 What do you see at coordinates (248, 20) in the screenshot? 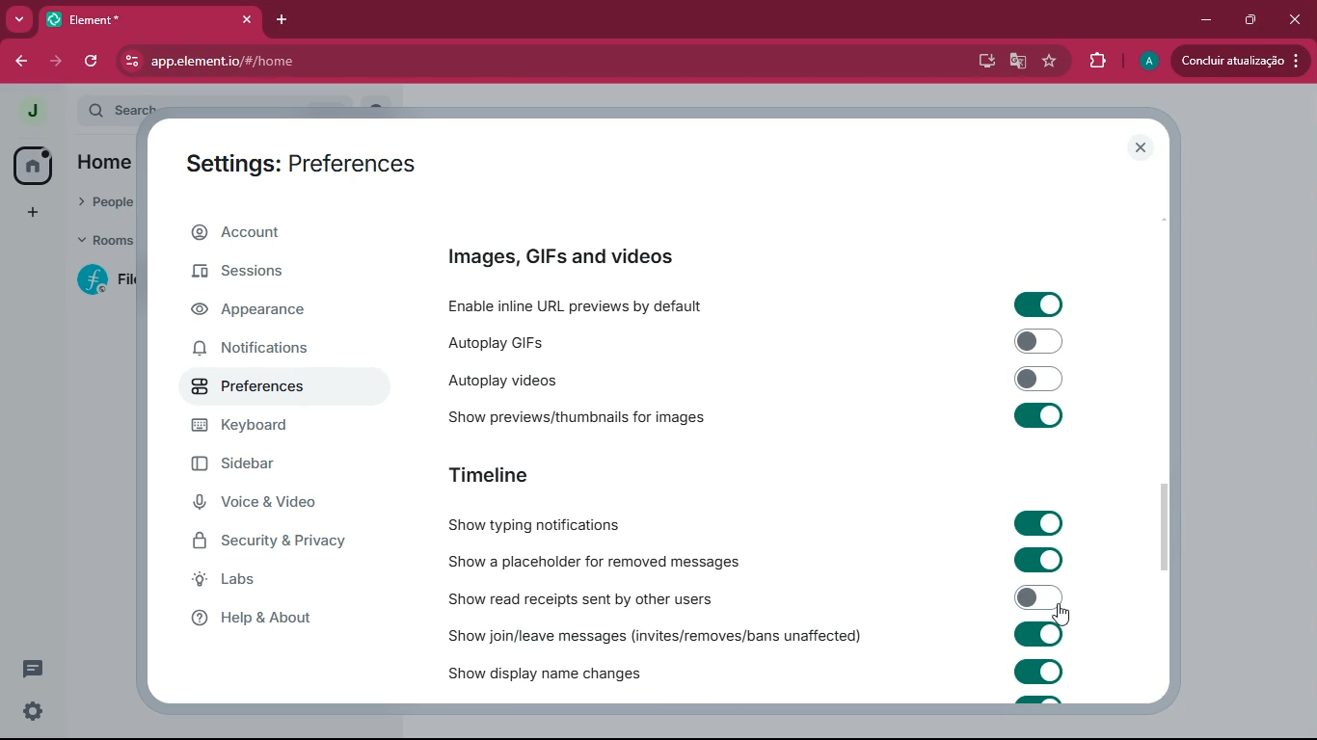
I see `close tab` at bounding box center [248, 20].